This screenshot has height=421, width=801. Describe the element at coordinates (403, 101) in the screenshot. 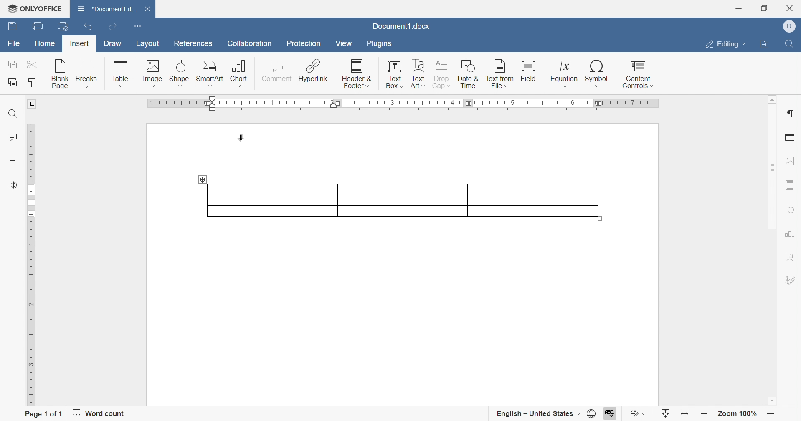

I see `Ruler` at that location.